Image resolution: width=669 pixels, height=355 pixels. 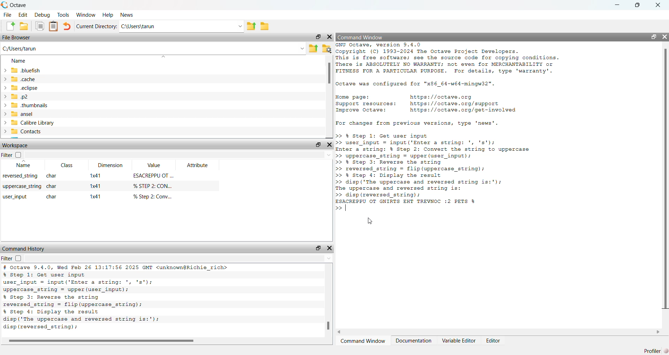 I want to click on name, so click(x=16, y=166).